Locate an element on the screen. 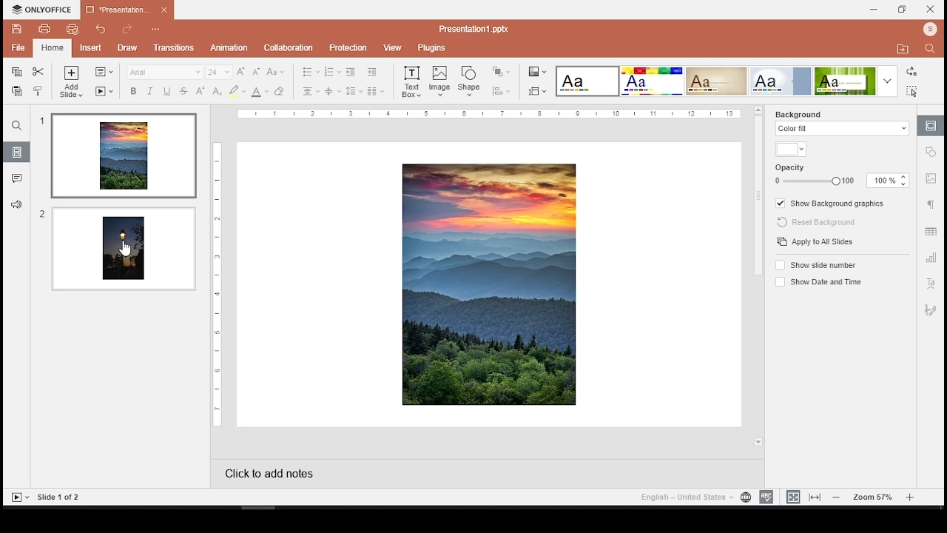  insert is located at coordinates (86, 48).